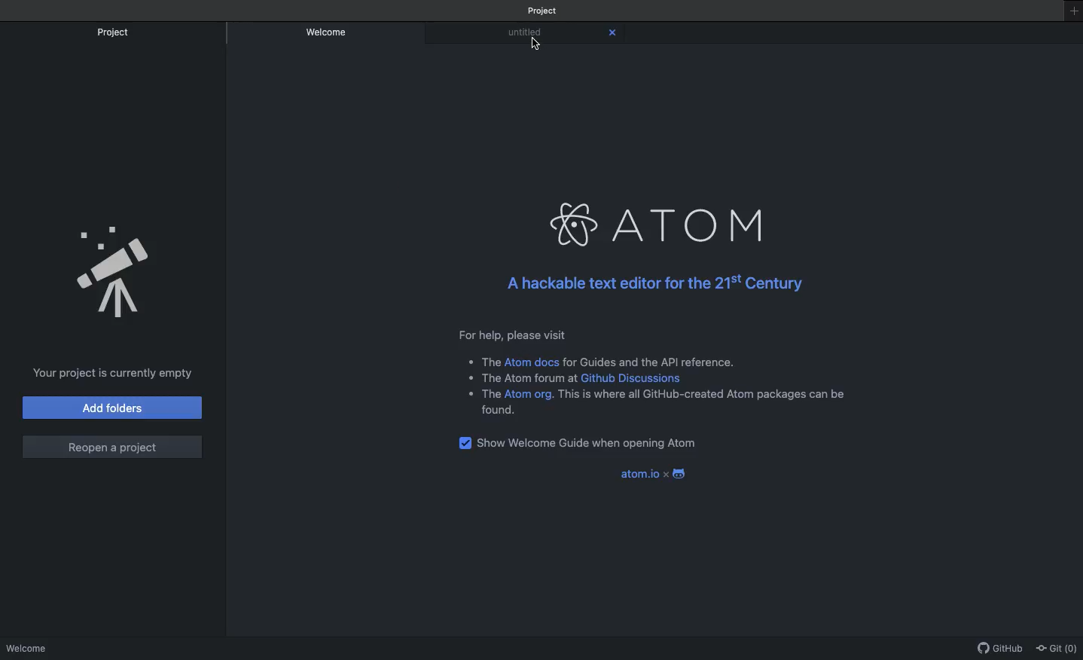 Image resolution: width=1083 pixels, height=660 pixels. Describe the element at coordinates (1057, 649) in the screenshot. I see `Git` at that location.